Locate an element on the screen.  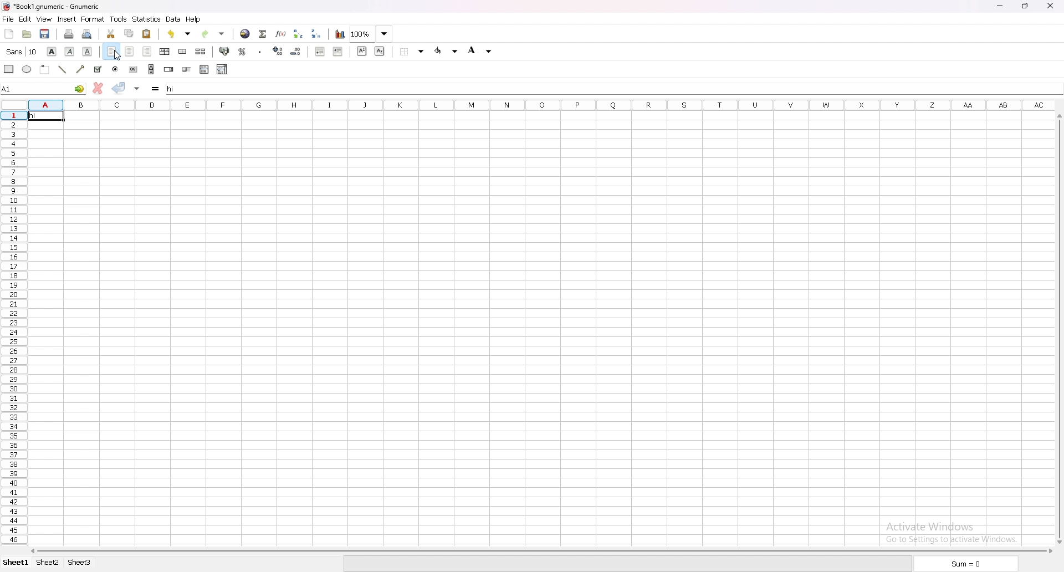
hyperlink is located at coordinates (244, 34).